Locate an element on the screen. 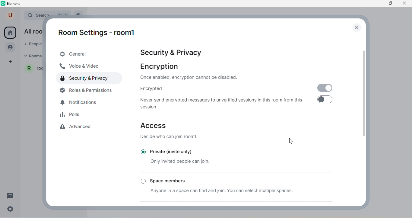 Image resolution: width=412 pixels, height=218 pixels. element is located at coordinates (12, 4).